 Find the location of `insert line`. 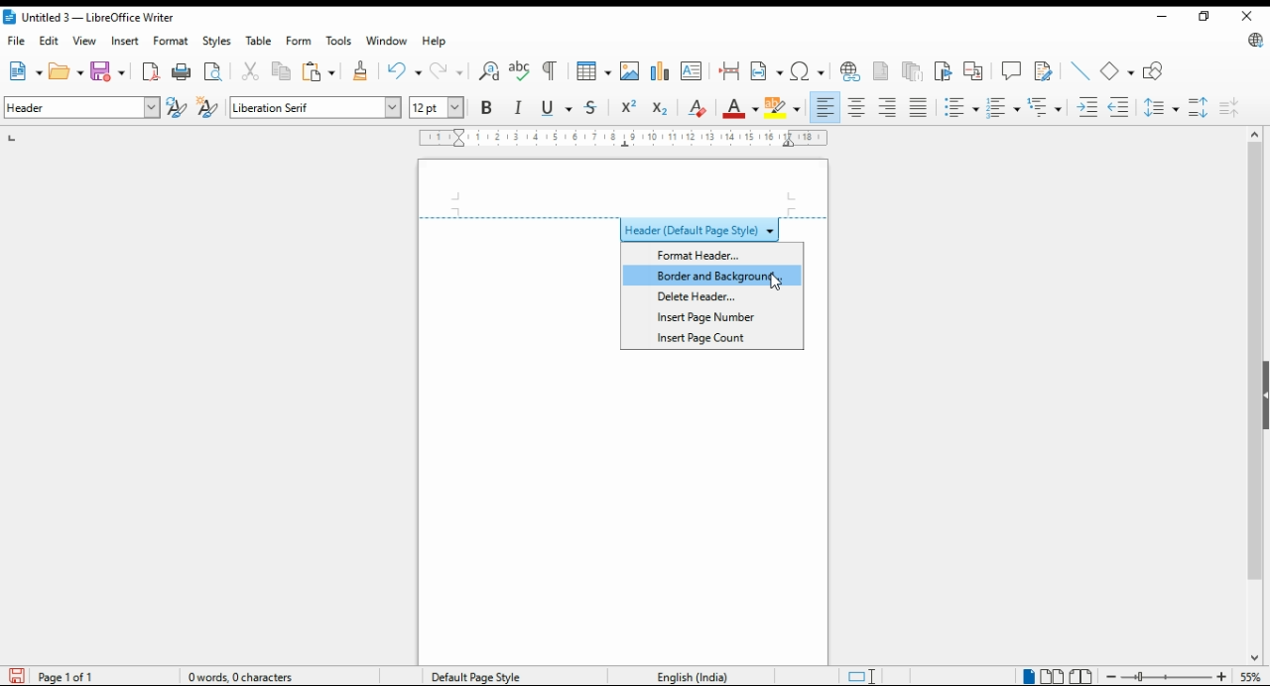

insert line is located at coordinates (1080, 70).